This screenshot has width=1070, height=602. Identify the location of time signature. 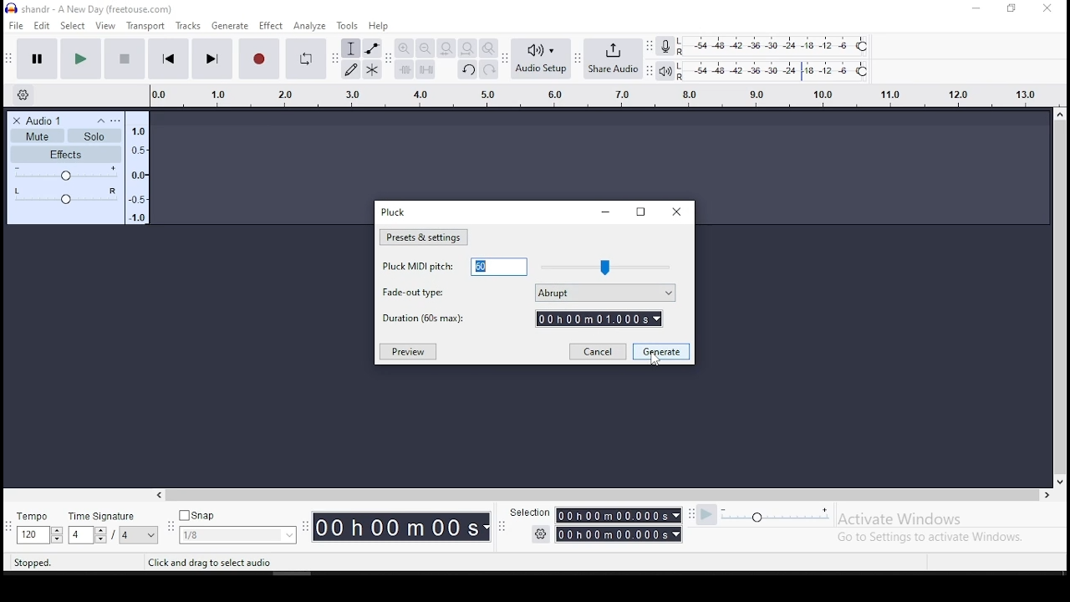
(113, 524).